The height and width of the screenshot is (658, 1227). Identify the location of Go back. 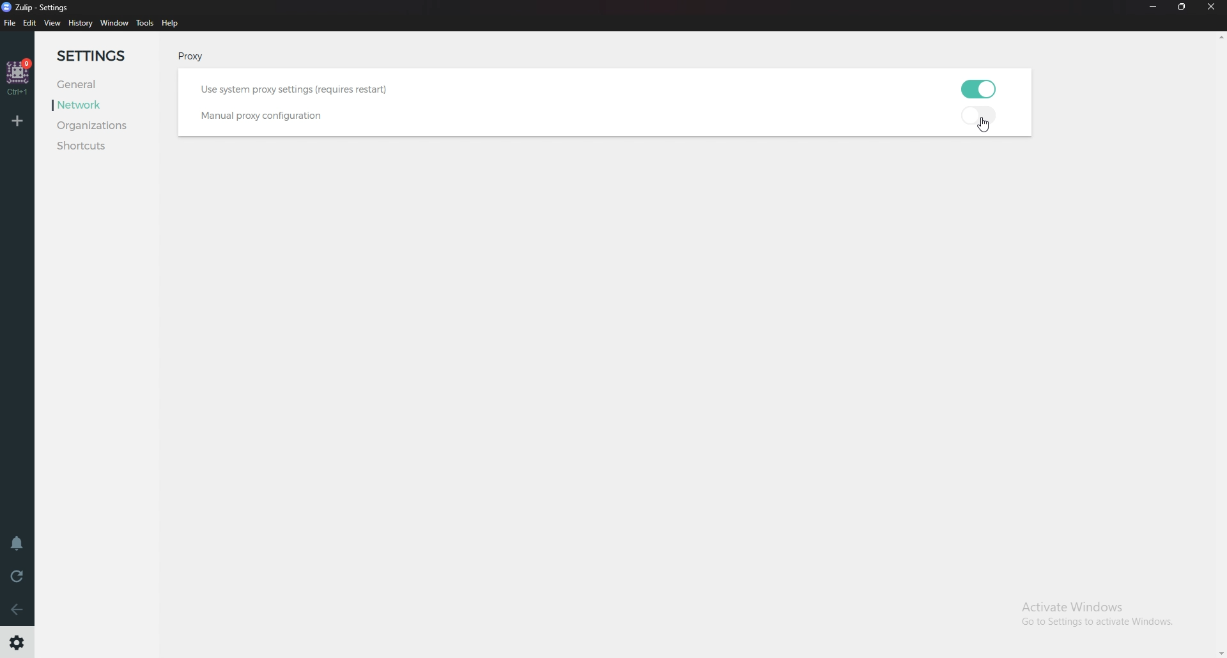
(18, 609).